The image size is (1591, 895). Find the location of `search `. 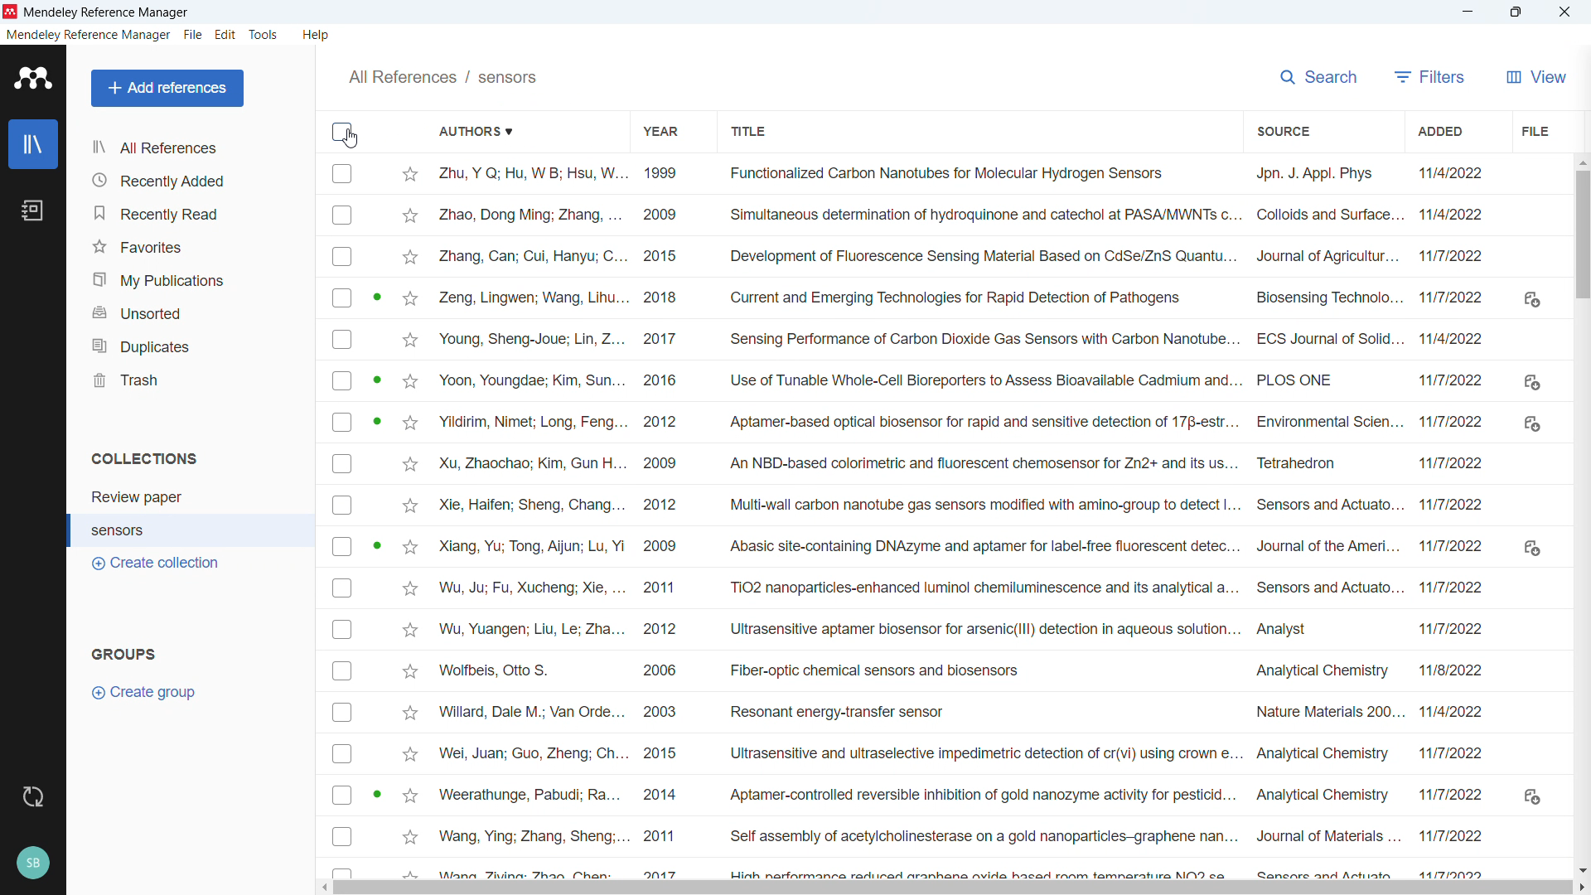

search  is located at coordinates (1316, 77).